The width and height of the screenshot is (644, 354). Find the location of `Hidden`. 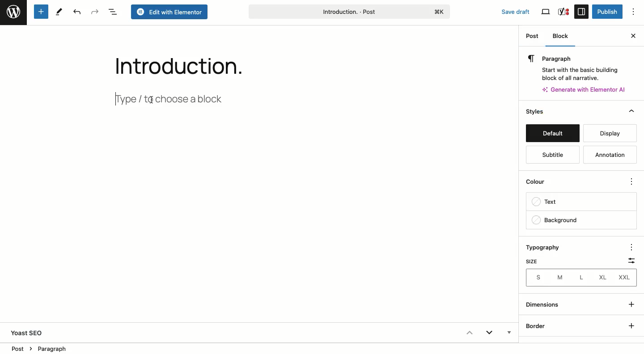

Hidden is located at coordinates (508, 333).